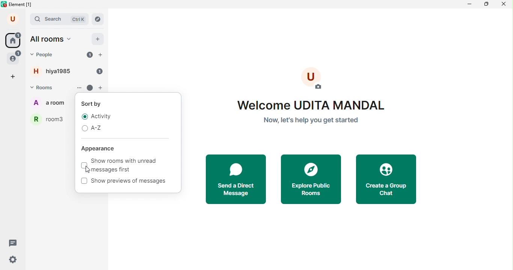 This screenshot has height=270, width=513. Describe the element at coordinates (45, 55) in the screenshot. I see `people` at that location.